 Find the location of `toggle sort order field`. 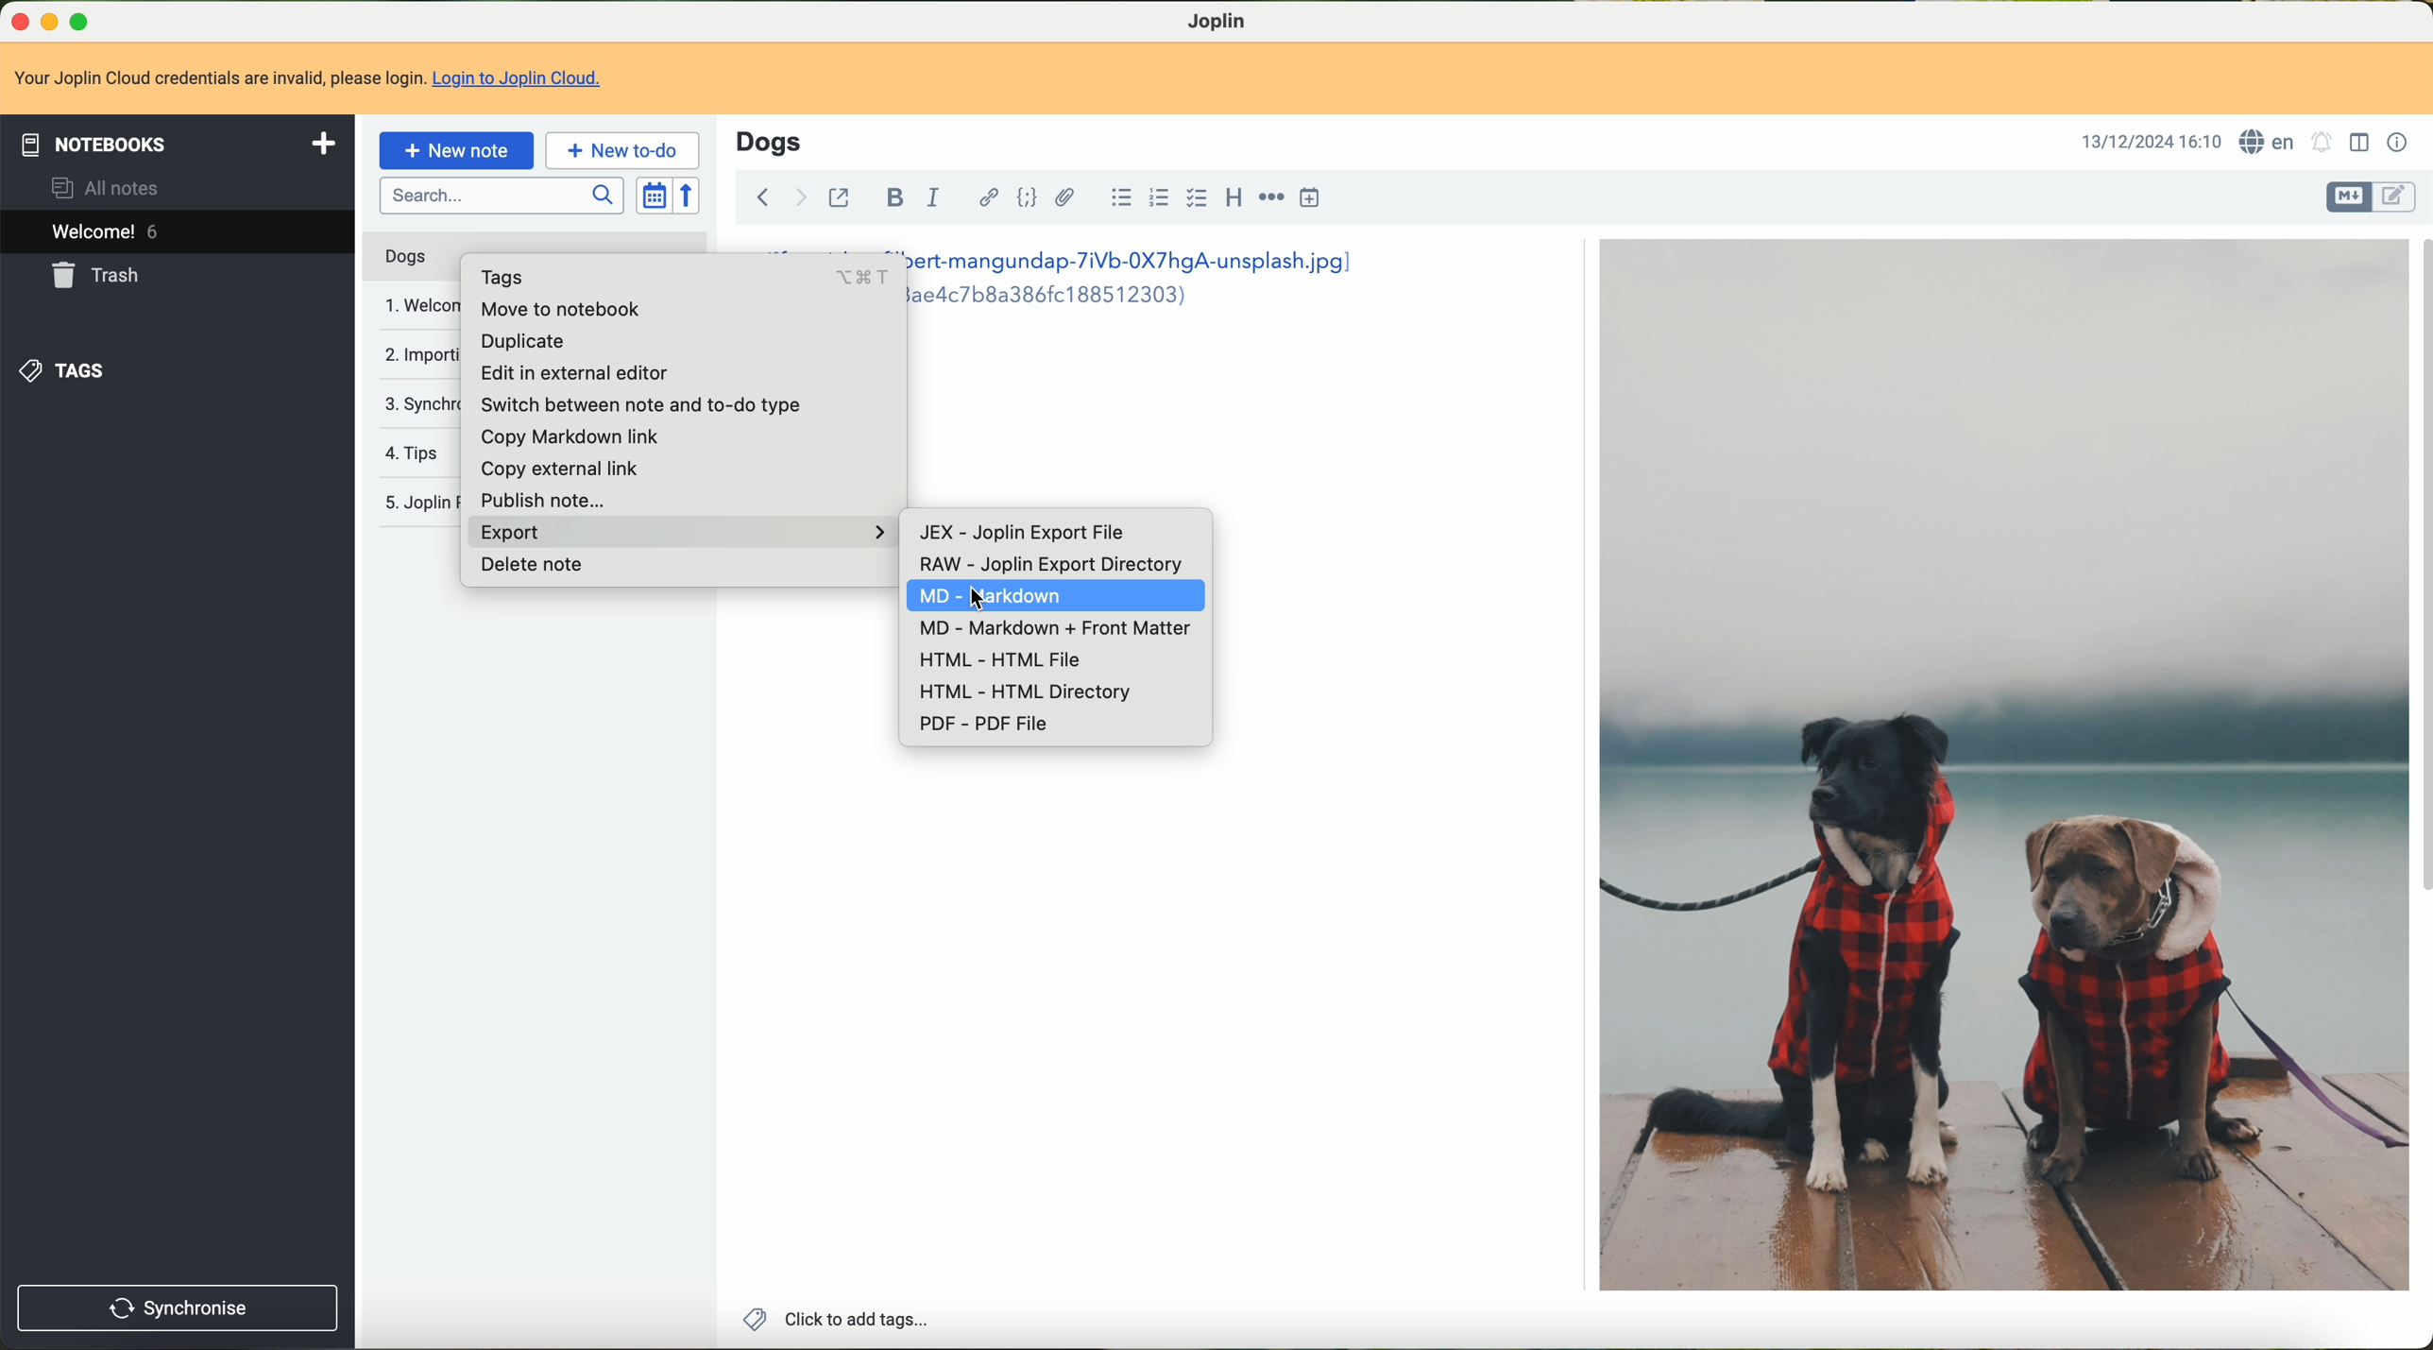

toggle sort order field is located at coordinates (654, 196).